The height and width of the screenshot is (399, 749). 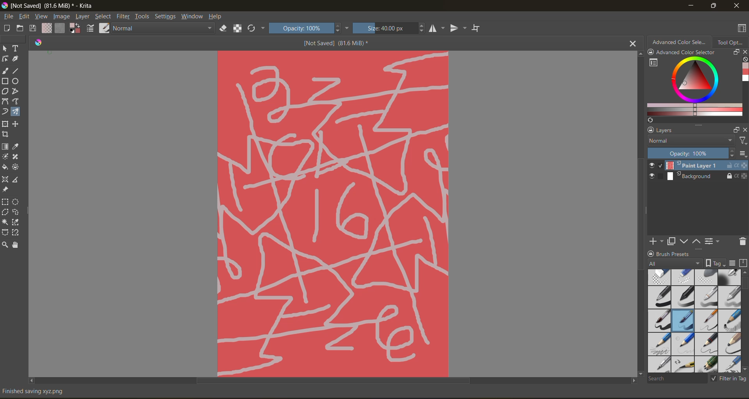 I want to click on view/change layer, so click(x=714, y=241).